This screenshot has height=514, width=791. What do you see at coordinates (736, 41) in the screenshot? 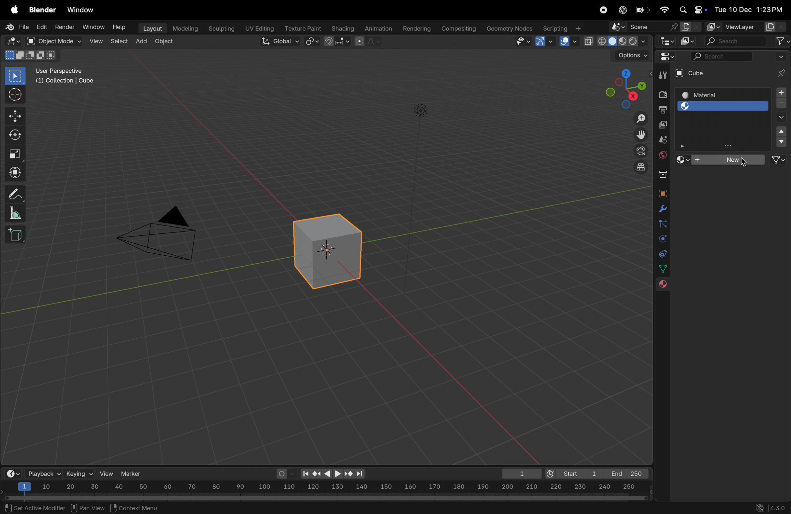
I see `search` at bounding box center [736, 41].